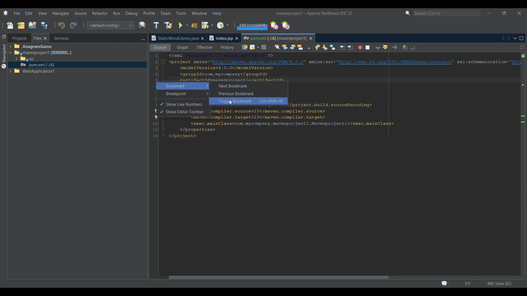 This screenshot has width=527, height=296. Describe the element at coordinates (10, 25) in the screenshot. I see `New file` at that location.